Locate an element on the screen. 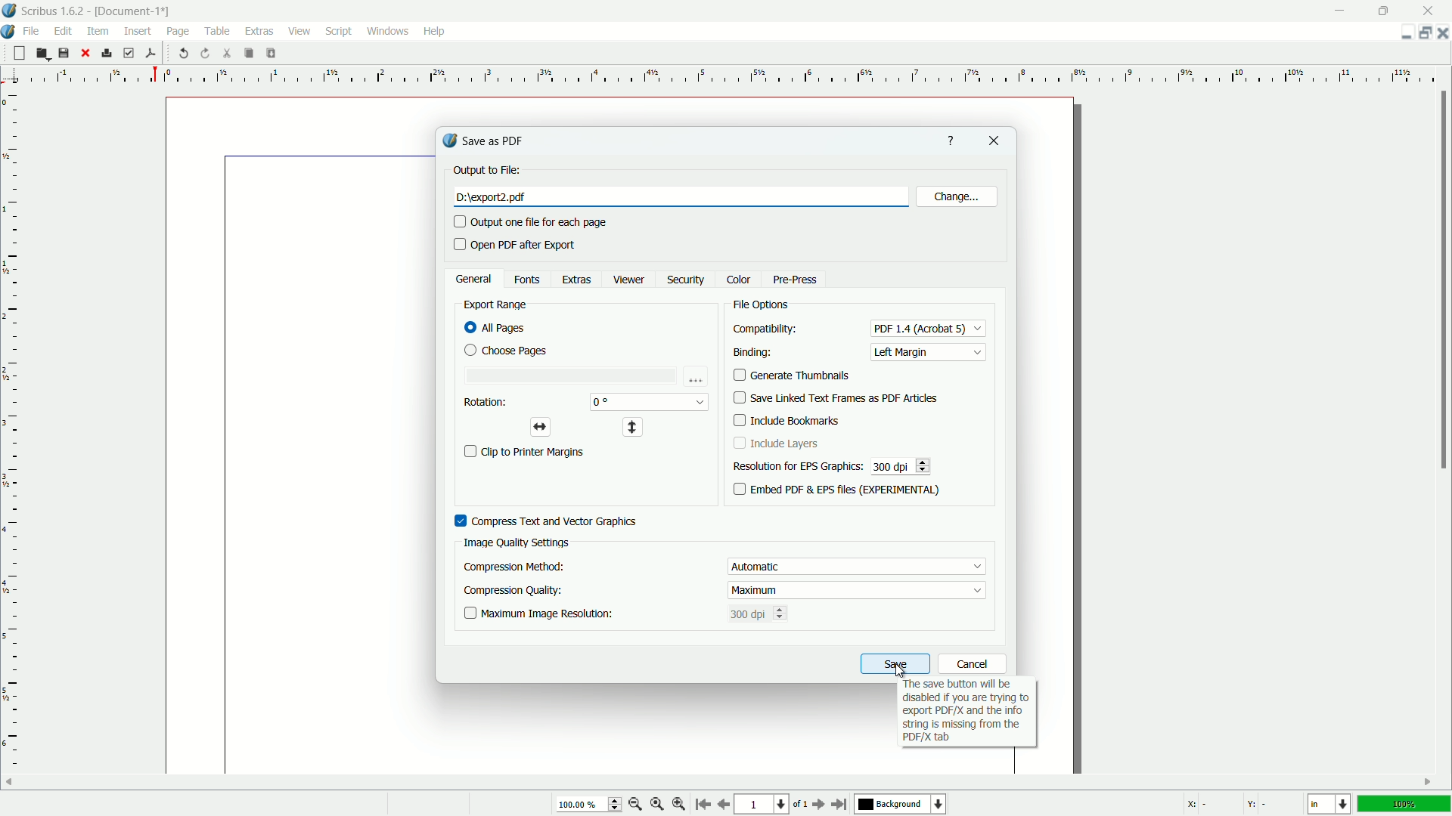 The image size is (1452, 816). scroll bar is located at coordinates (1442, 280).